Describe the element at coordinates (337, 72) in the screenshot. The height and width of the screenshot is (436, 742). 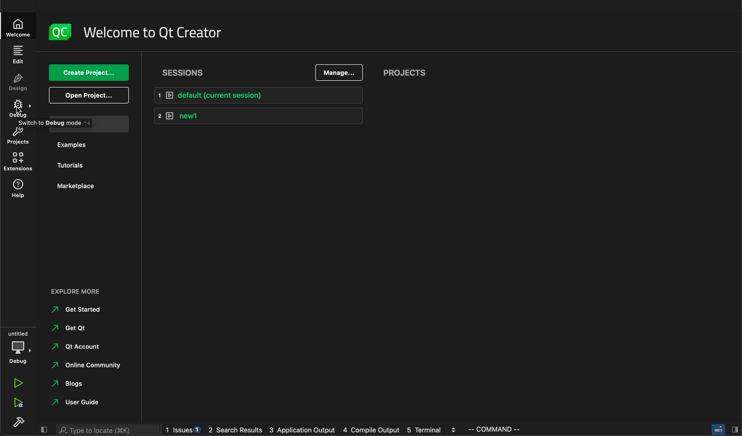
I see `manage` at that location.